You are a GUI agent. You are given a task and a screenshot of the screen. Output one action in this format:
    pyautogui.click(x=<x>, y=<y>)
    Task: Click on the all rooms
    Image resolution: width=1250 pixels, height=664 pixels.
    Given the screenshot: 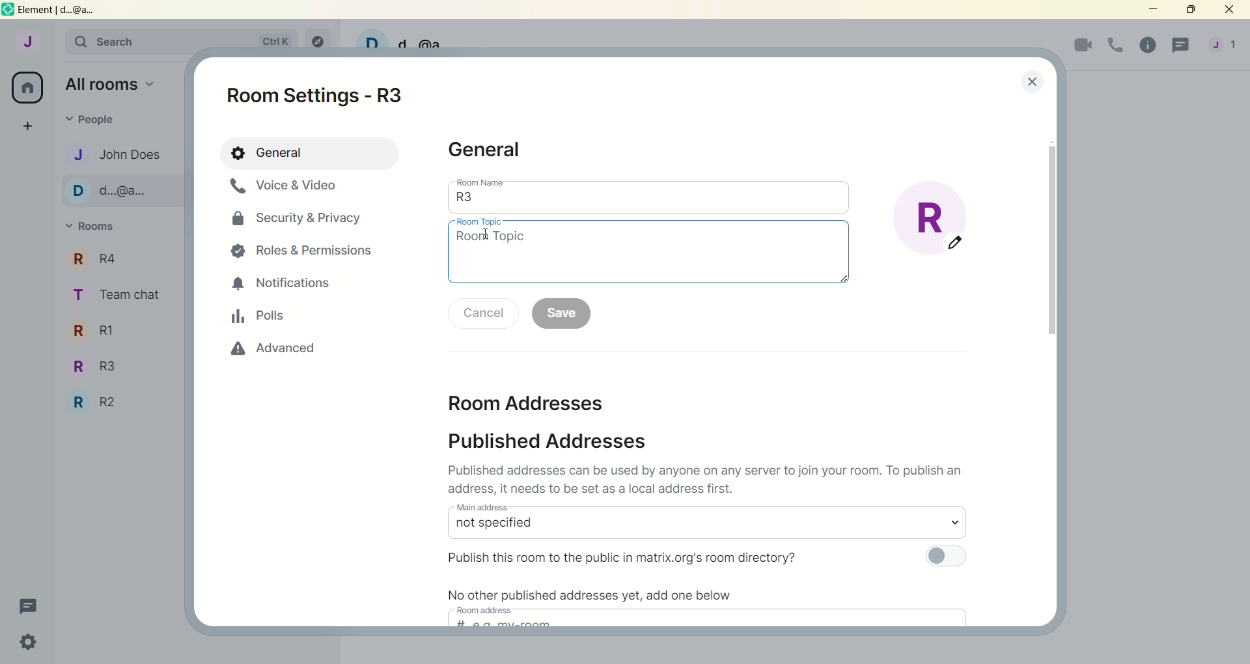 What is the action you would take?
    pyautogui.click(x=29, y=87)
    